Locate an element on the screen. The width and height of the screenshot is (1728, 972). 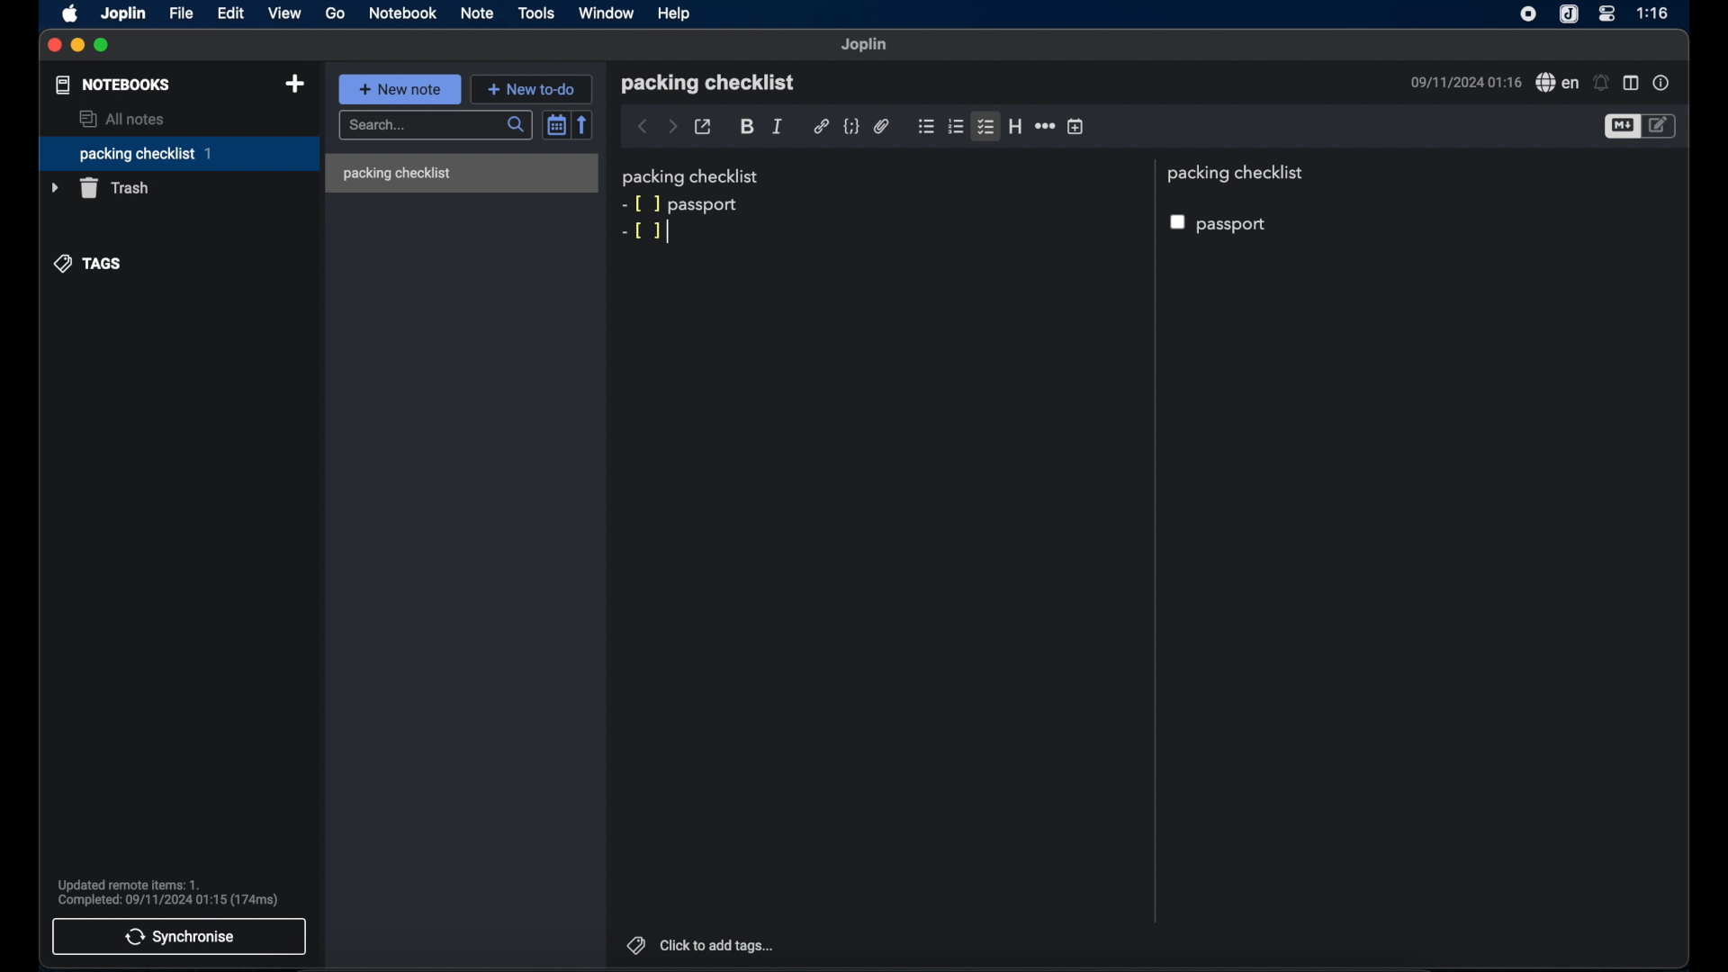
packing checklist is located at coordinates (692, 176).